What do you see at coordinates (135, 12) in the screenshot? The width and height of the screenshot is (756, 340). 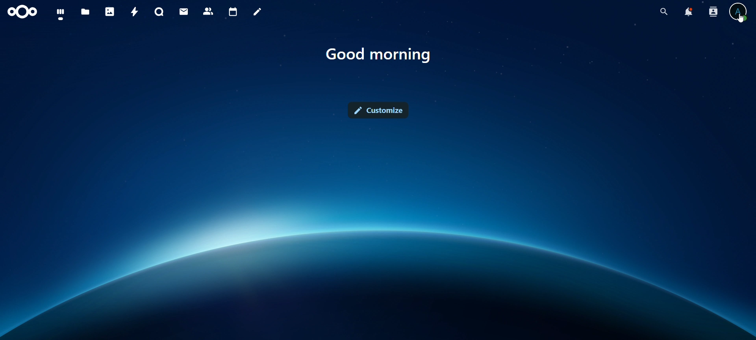 I see `activity` at bounding box center [135, 12].